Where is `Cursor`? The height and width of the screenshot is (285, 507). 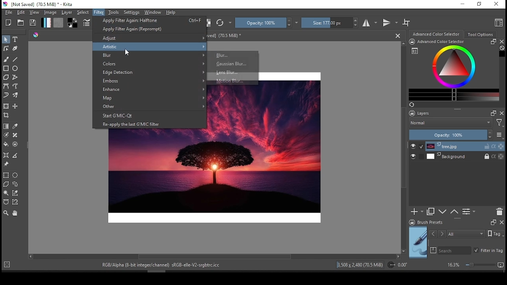
Cursor is located at coordinates (128, 53).